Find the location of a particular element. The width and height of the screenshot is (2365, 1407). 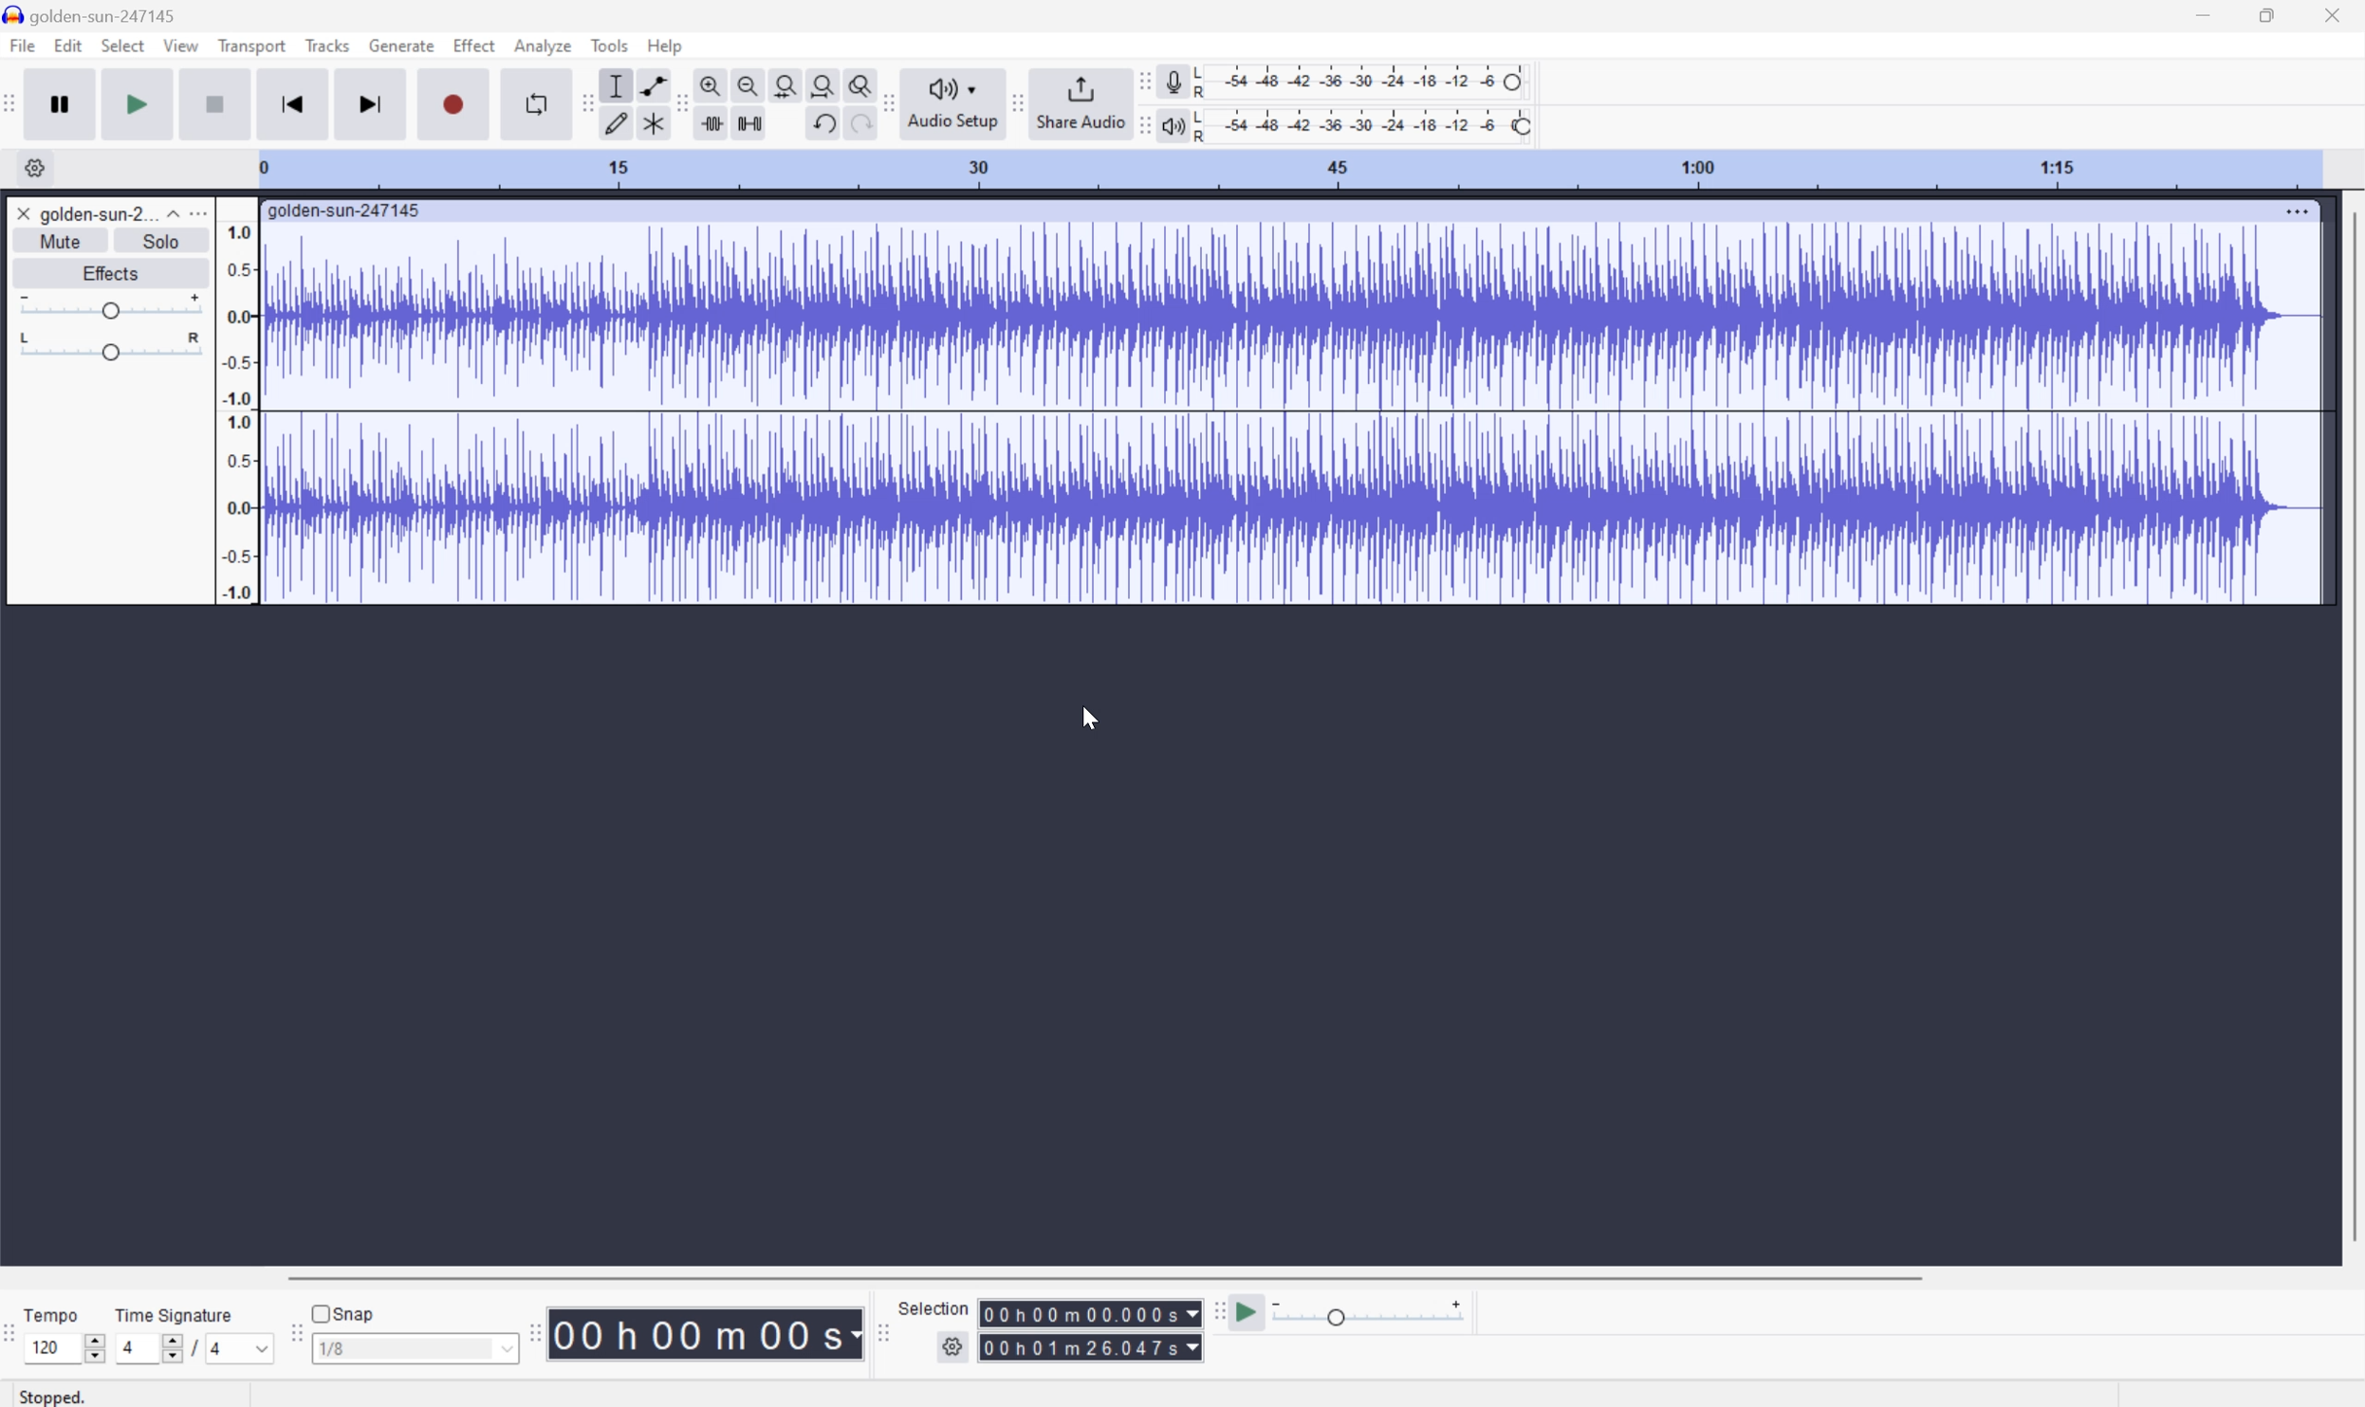

Audacity edit toolbar is located at coordinates (681, 105).